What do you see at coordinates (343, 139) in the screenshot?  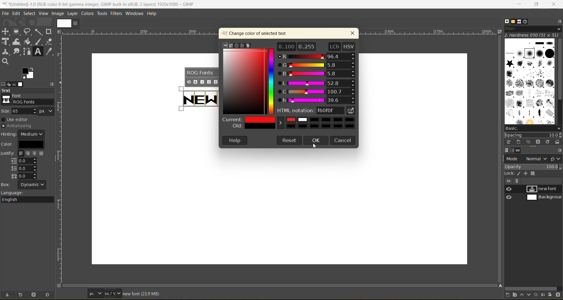 I see `cancel` at bounding box center [343, 139].